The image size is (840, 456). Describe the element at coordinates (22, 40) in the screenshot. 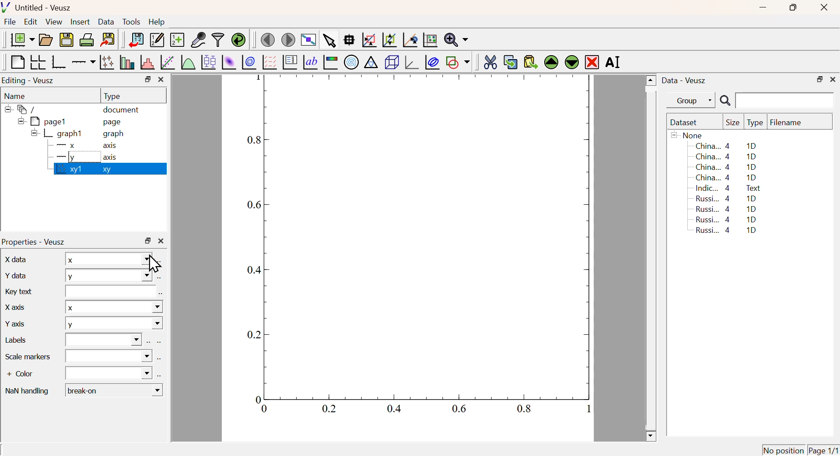

I see `New Document` at that location.